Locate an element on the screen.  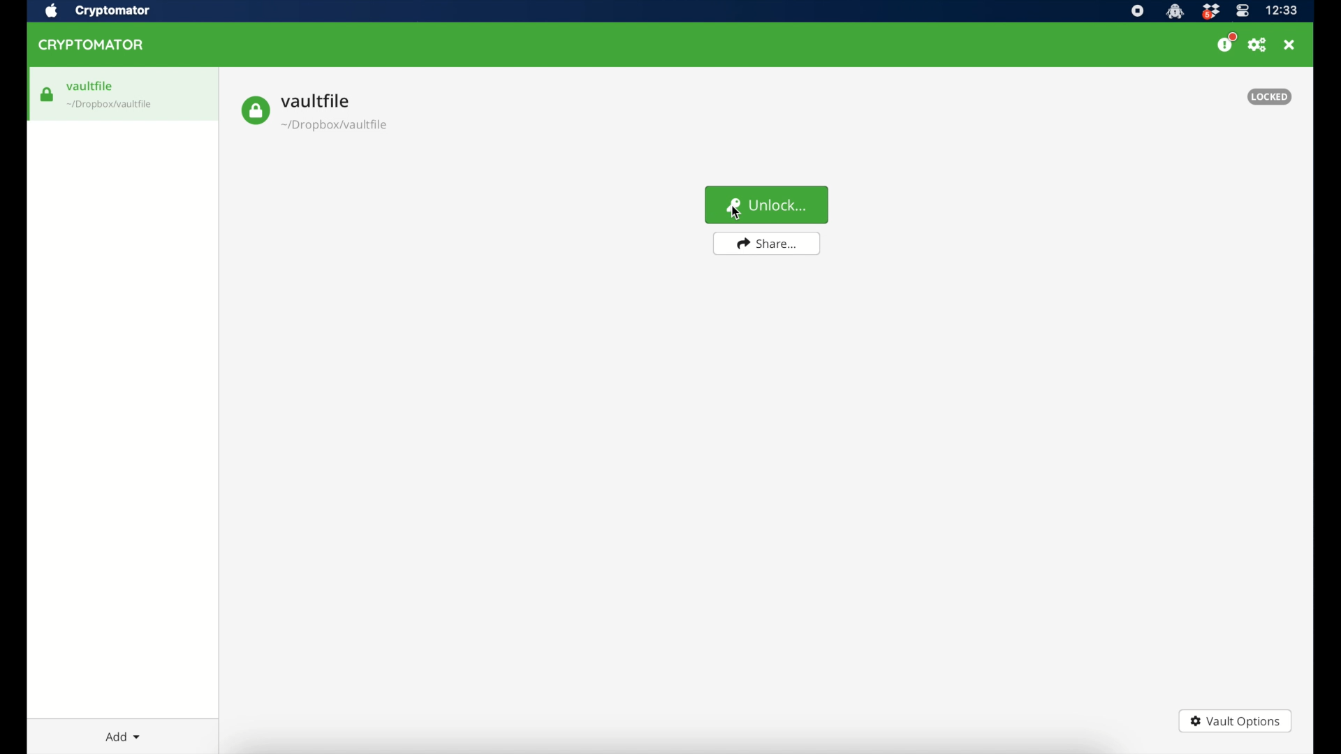
add is located at coordinates (123, 737).